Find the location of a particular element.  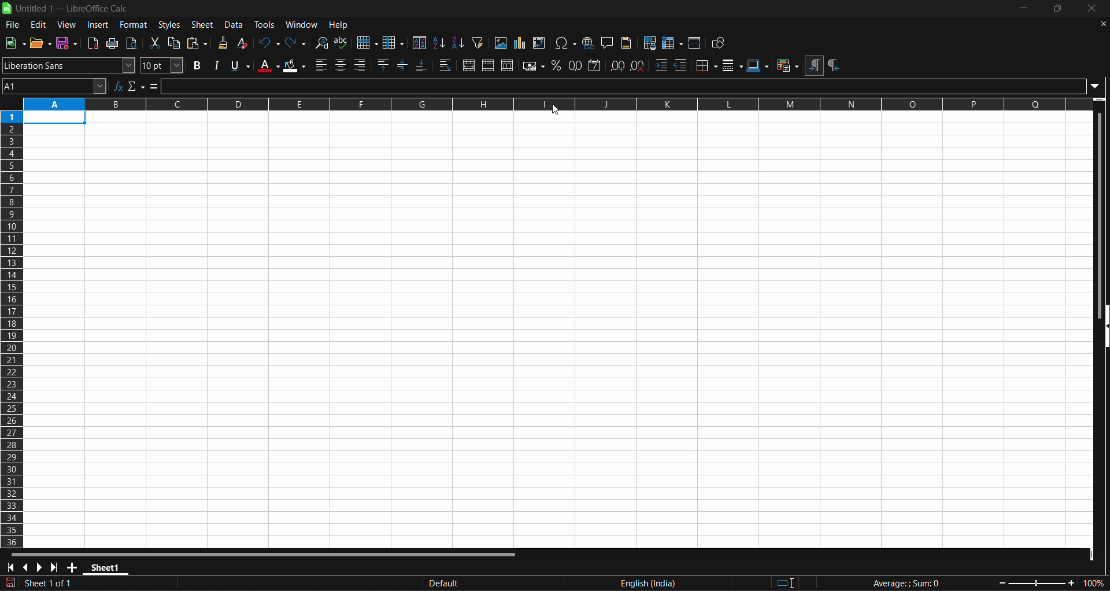

sheet is located at coordinates (202, 24).